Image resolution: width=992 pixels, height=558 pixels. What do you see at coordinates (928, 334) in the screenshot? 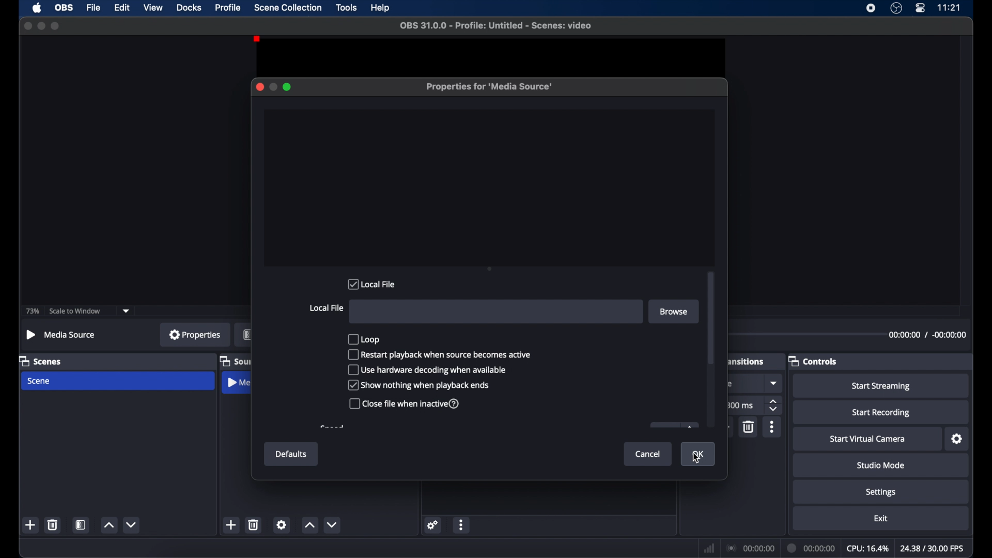
I see `timestamp` at bounding box center [928, 334].